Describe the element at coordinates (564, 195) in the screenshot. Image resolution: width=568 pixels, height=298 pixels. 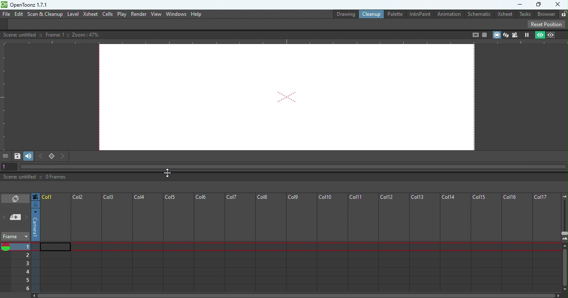
I see `Zoom out` at that location.